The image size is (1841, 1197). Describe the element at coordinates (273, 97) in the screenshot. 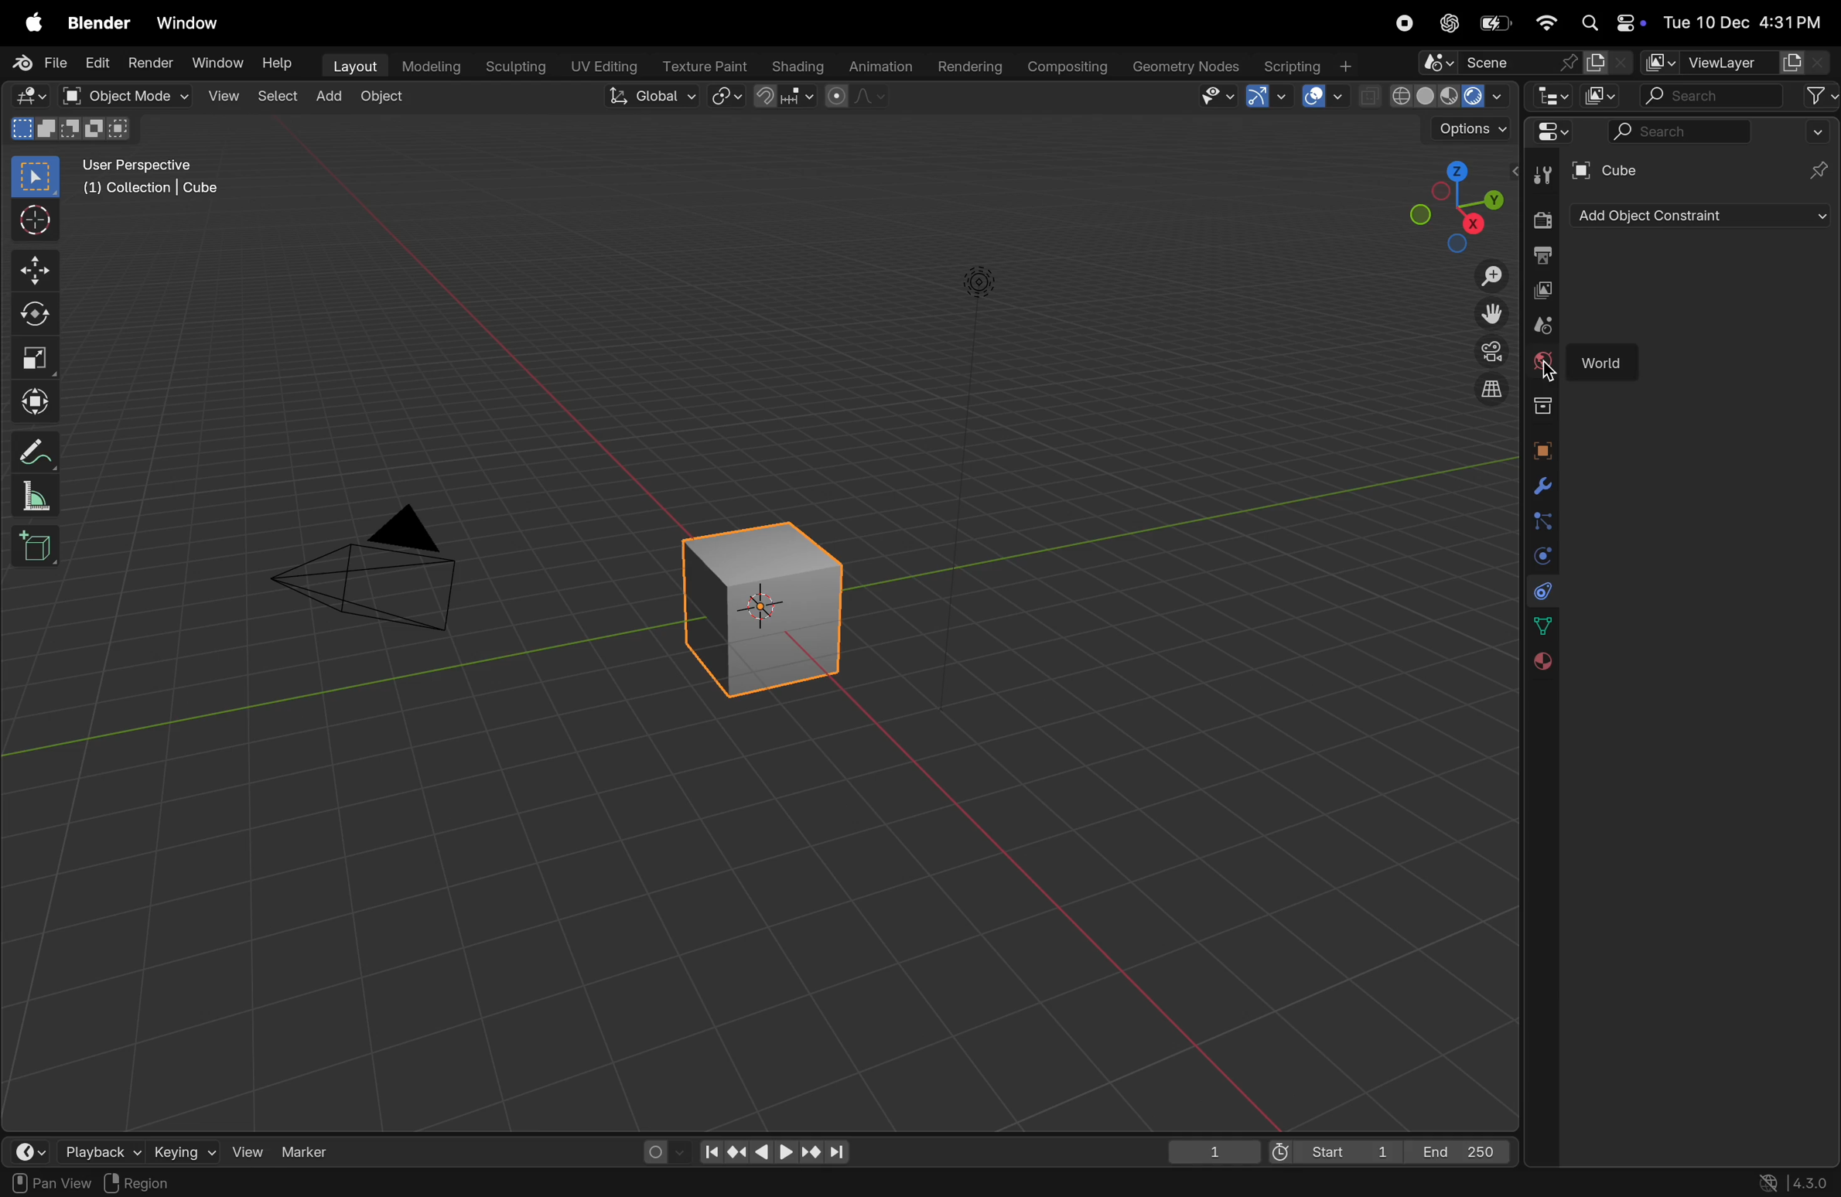

I see `select` at that location.